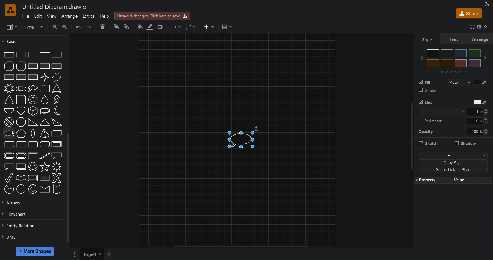  What do you see at coordinates (483, 83) in the screenshot?
I see `Fill Color` at bounding box center [483, 83].